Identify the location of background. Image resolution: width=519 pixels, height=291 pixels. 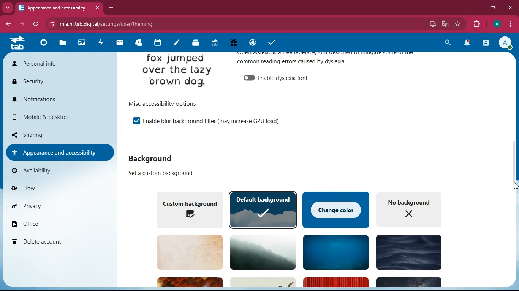
(262, 251).